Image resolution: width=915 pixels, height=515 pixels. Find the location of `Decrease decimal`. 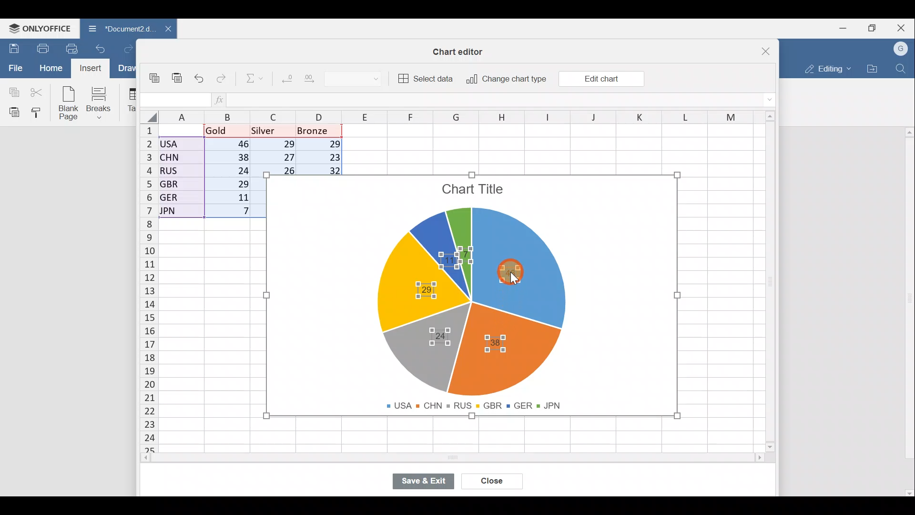

Decrease decimal is located at coordinates (286, 76).